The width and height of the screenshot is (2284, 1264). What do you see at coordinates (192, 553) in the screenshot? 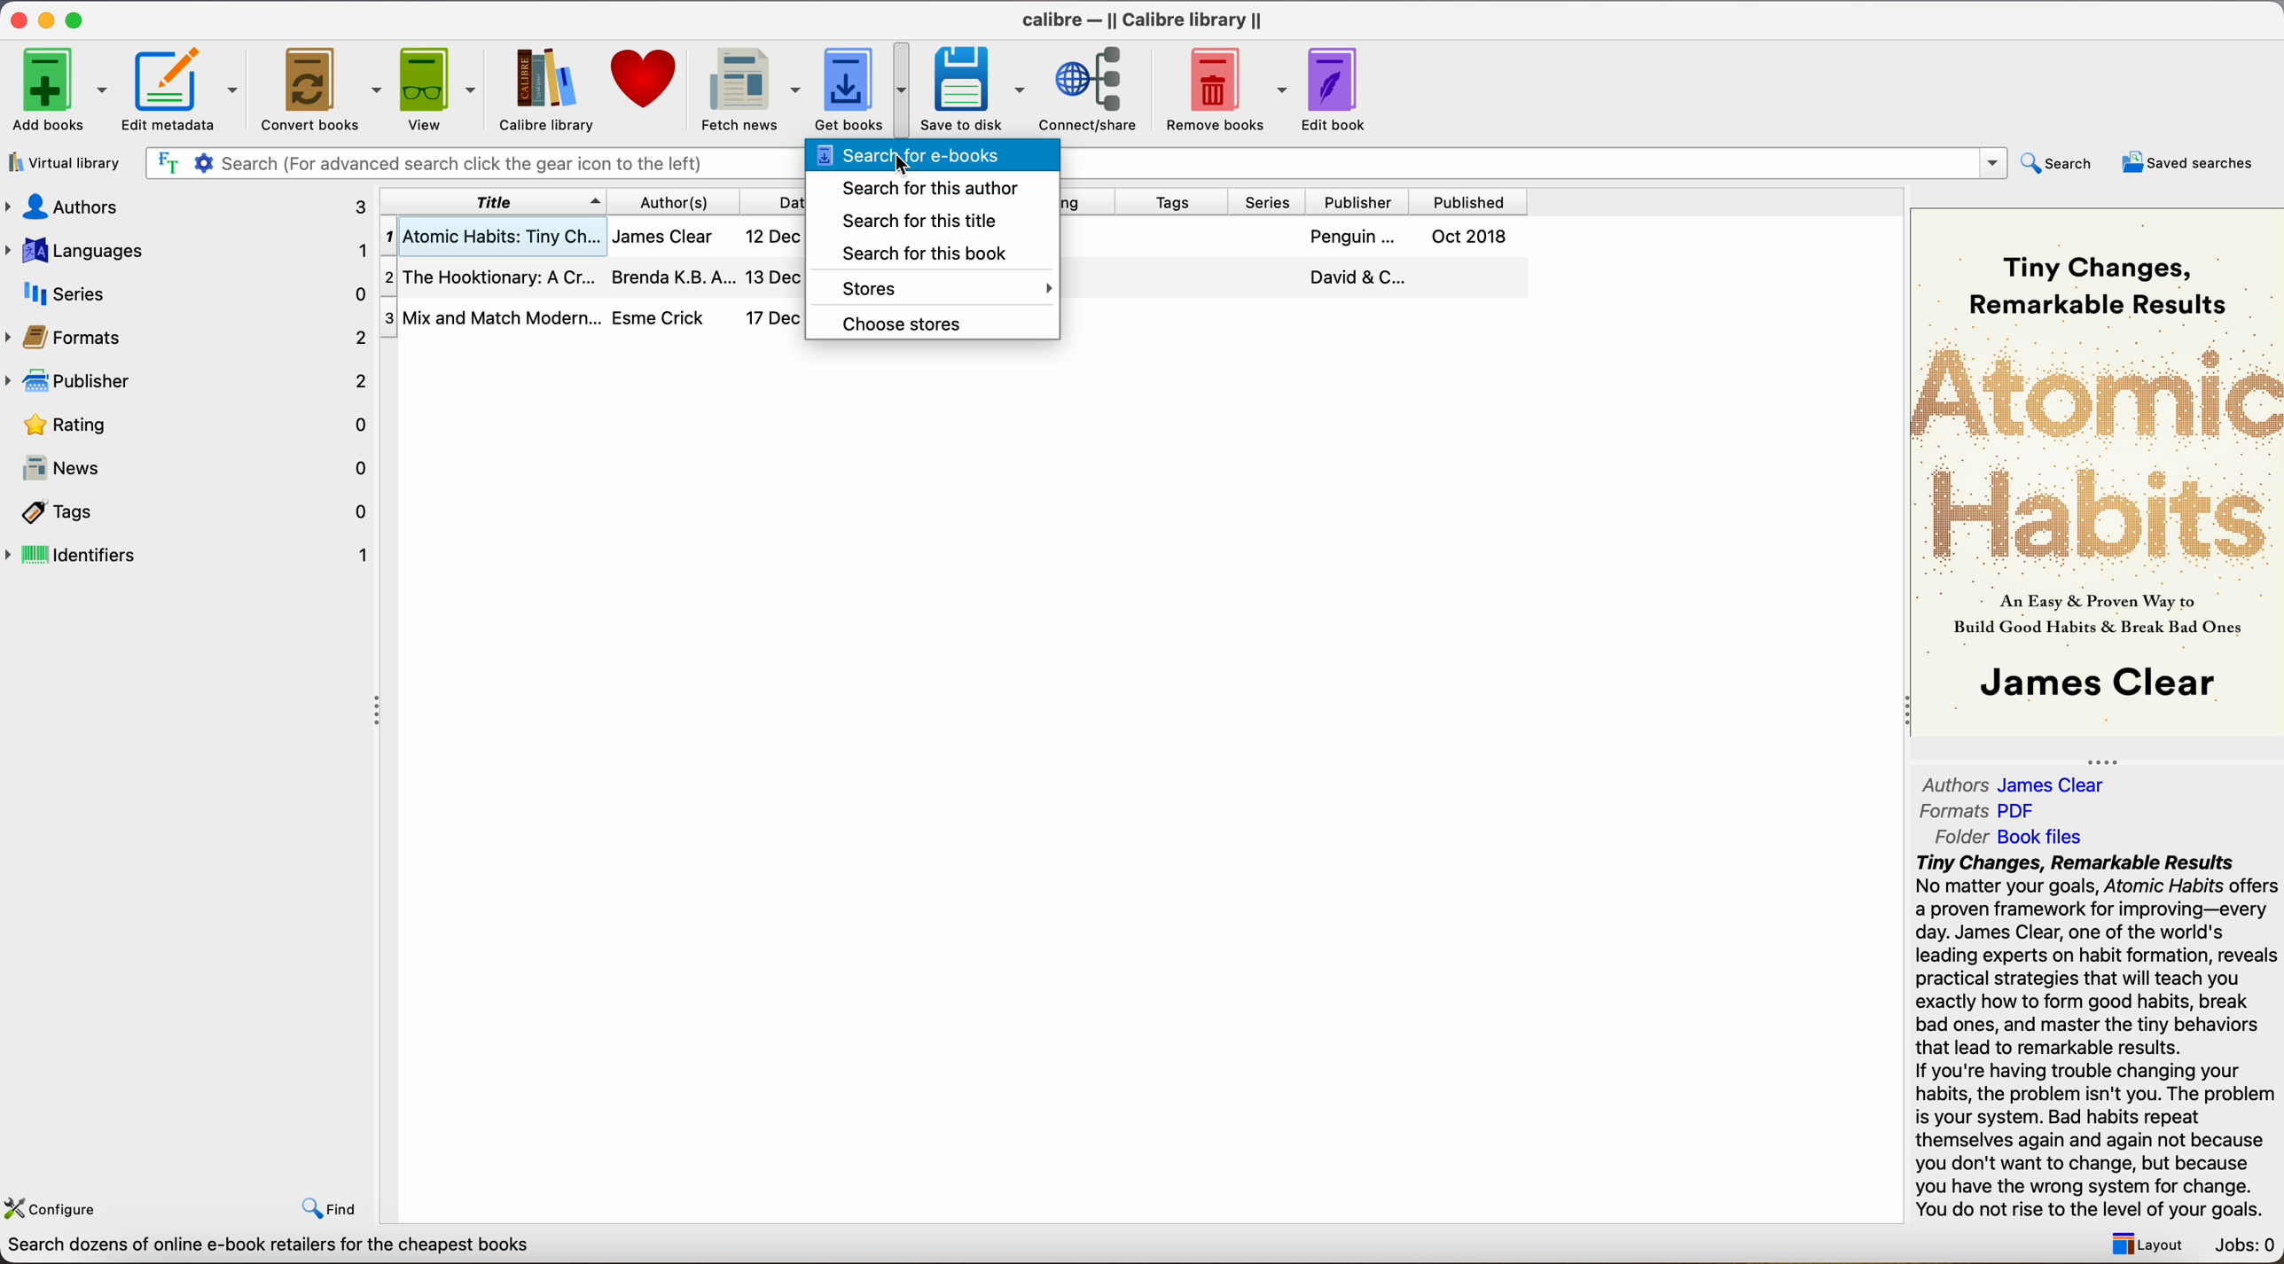
I see `indentifiers` at bounding box center [192, 553].